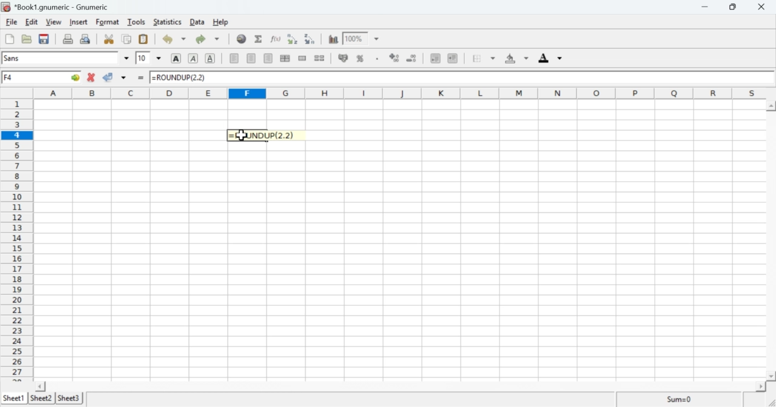 The width and height of the screenshot is (776, 407). What do you see at coordinates (401, 93) in the screenshot?
I see `columns` at bounding box center [401, 93].